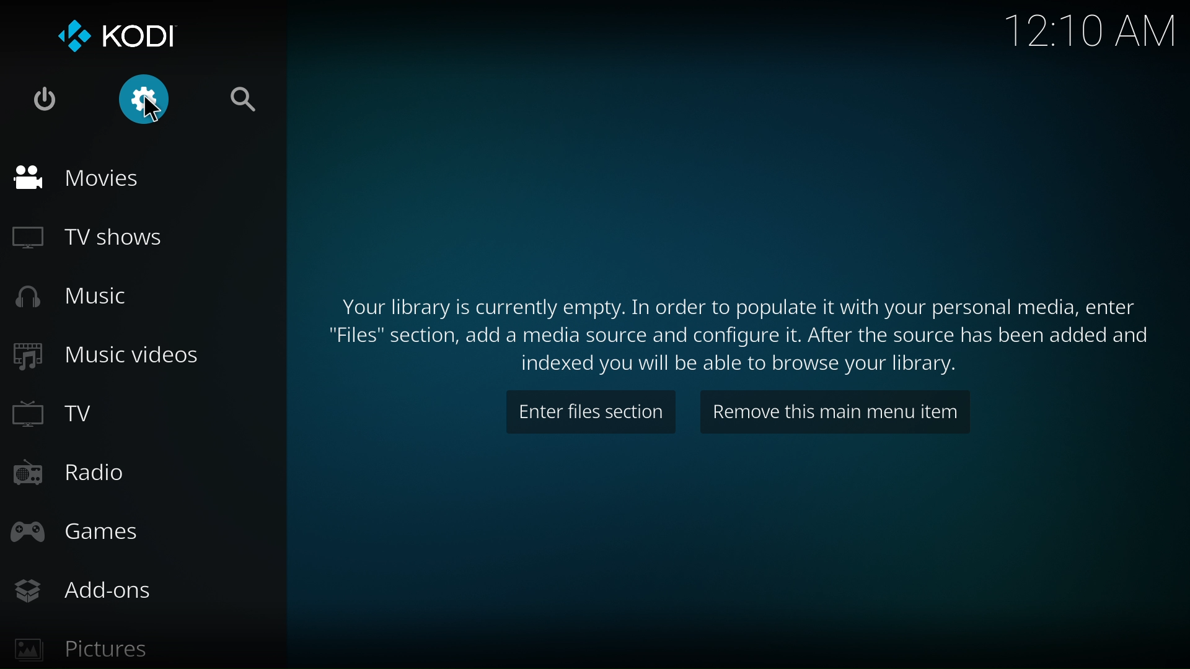 The image size is (1190, 669). Describe the element at coordinates (1093, 32) in the screenshot. I see `12.10 AM` at that location.